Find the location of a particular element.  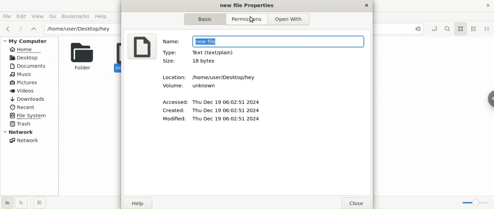

show treeview is located at coordinates (22, 202).